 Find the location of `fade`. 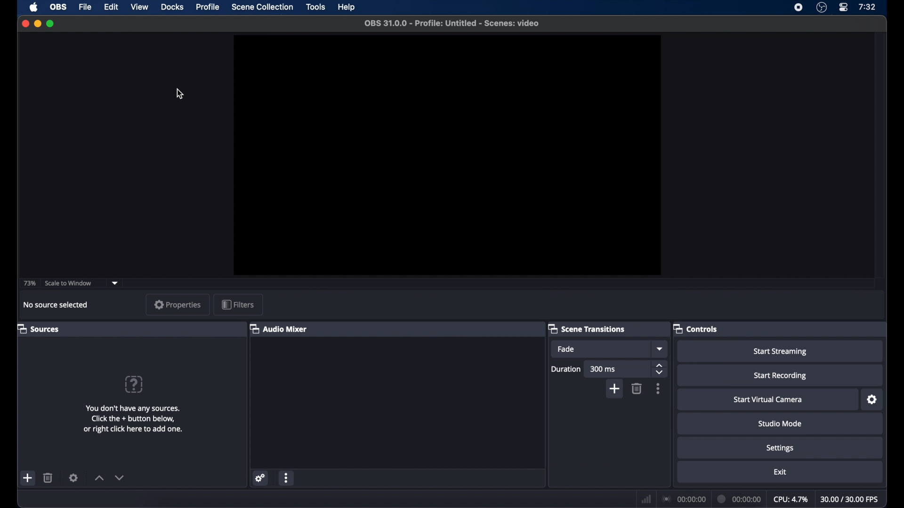

fade is located at coordinates (565, 349).